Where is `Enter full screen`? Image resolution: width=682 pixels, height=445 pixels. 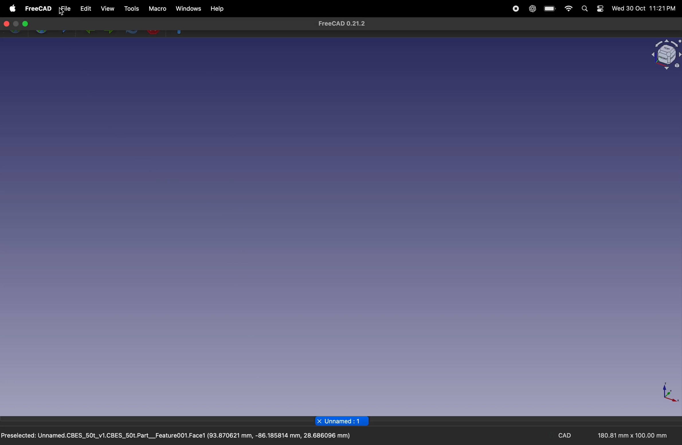 Enter full screen is located at coordinates (25, 24).